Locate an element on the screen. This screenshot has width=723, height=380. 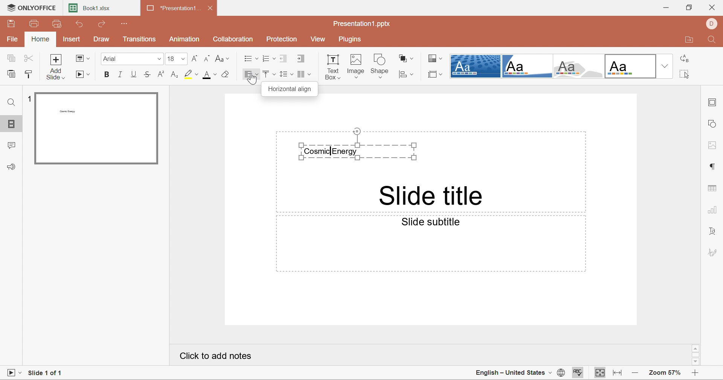
Decrement font size is located at coordinates (207, 59).